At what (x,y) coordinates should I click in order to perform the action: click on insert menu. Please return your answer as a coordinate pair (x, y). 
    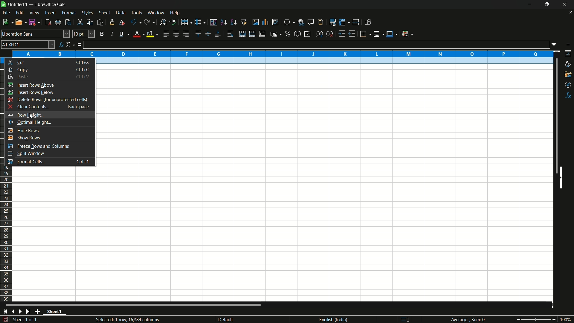
    Looking at the image, I should click on (50, 13).